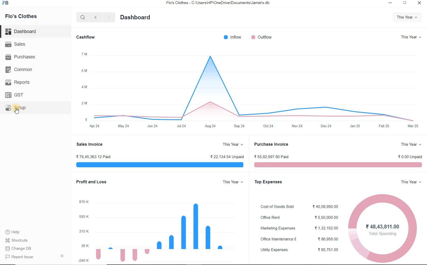  I want to click on 599 K, so click(84, 216).